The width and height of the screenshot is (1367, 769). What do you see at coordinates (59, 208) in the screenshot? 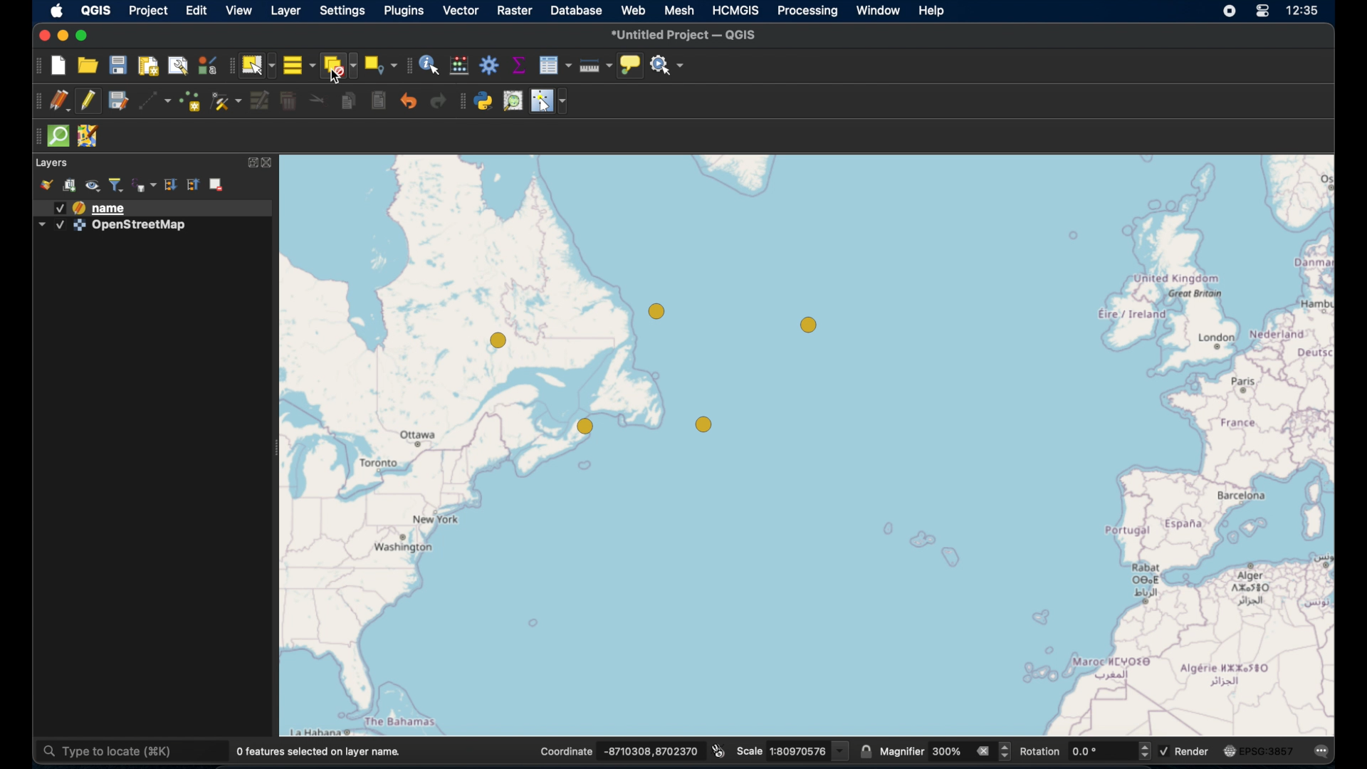
I see `checked checkbox` at bounding box center [59, 208].